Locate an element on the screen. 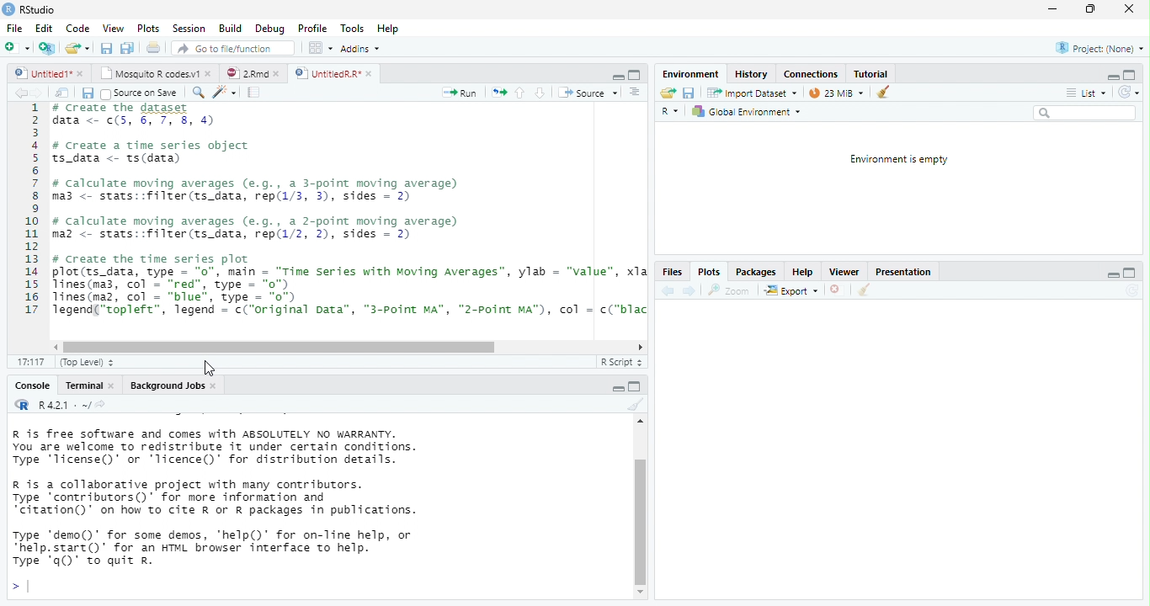  Presentation is located at coordinates (902, 274).